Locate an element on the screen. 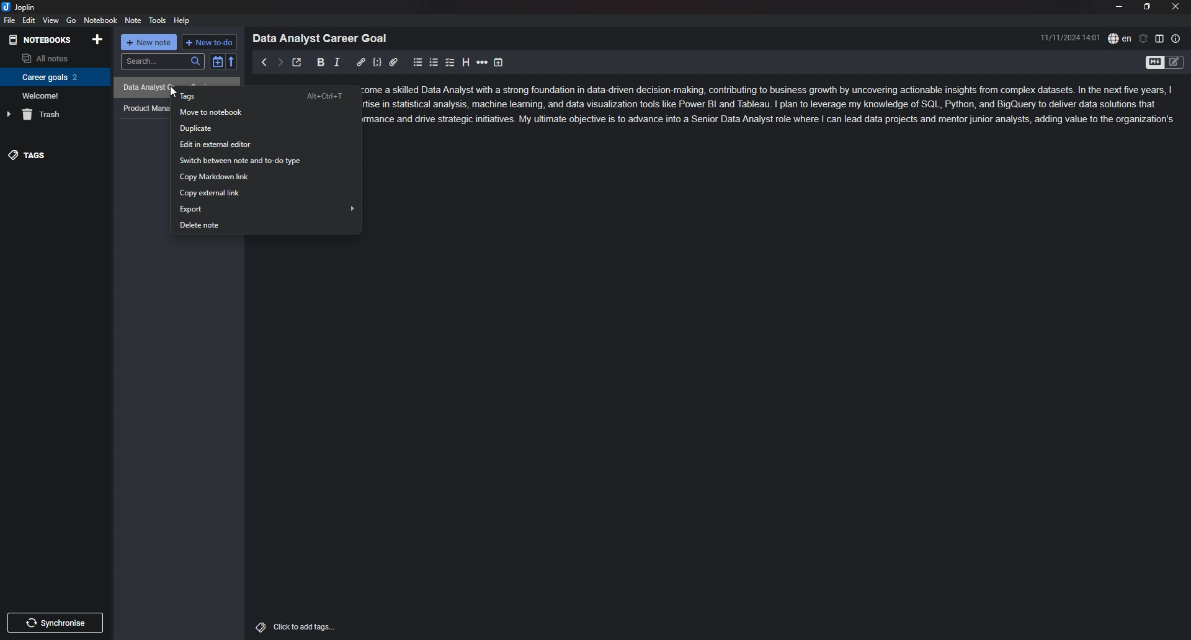  code is located at coordinates (377, 63).